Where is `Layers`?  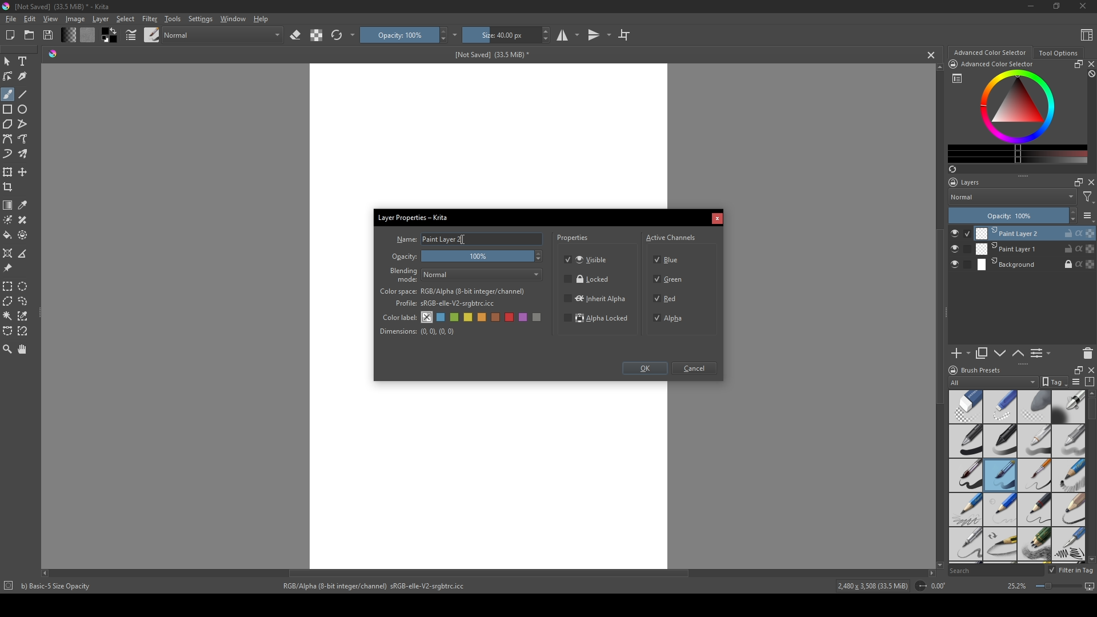 Layers is located at coordinates (967, 182).